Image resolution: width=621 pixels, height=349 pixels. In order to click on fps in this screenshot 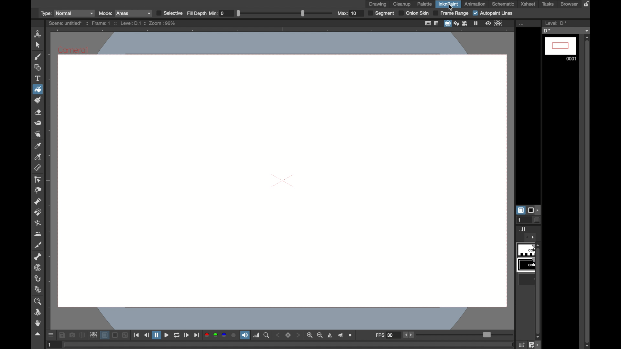, I will do `click(385, 336)`.